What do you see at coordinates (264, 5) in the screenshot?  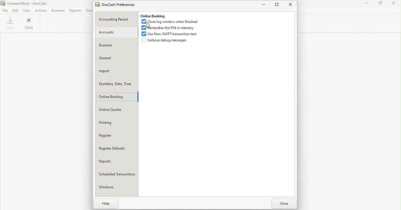 I see `Minimize` at bounding box center [264, 5].